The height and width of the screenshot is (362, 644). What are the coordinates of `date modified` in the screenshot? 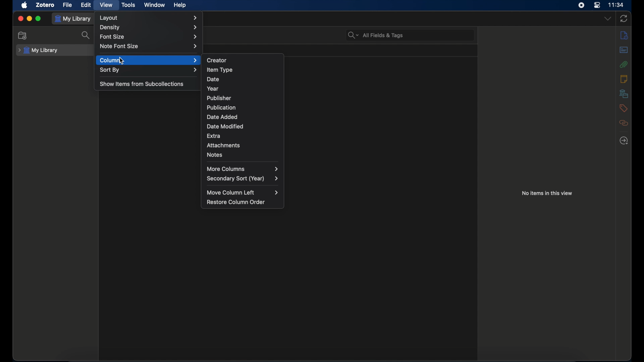 It's located at (225, 126).